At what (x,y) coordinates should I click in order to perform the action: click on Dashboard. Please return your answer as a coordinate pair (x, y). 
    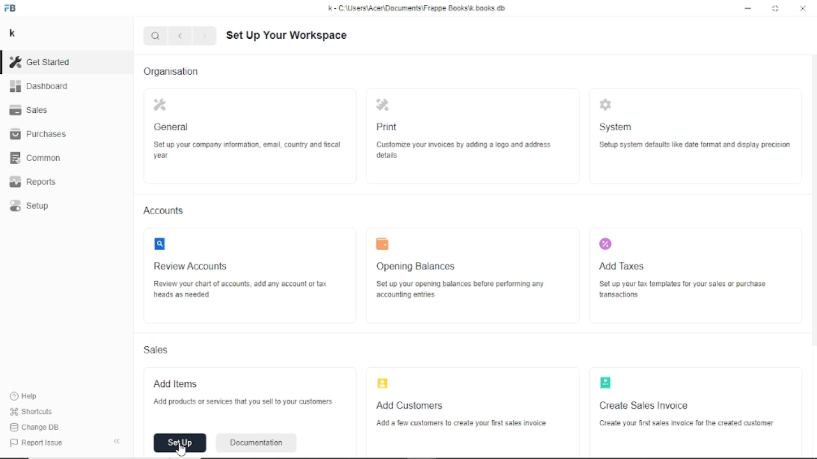
    Looking at the image, I should click on (40, 87).